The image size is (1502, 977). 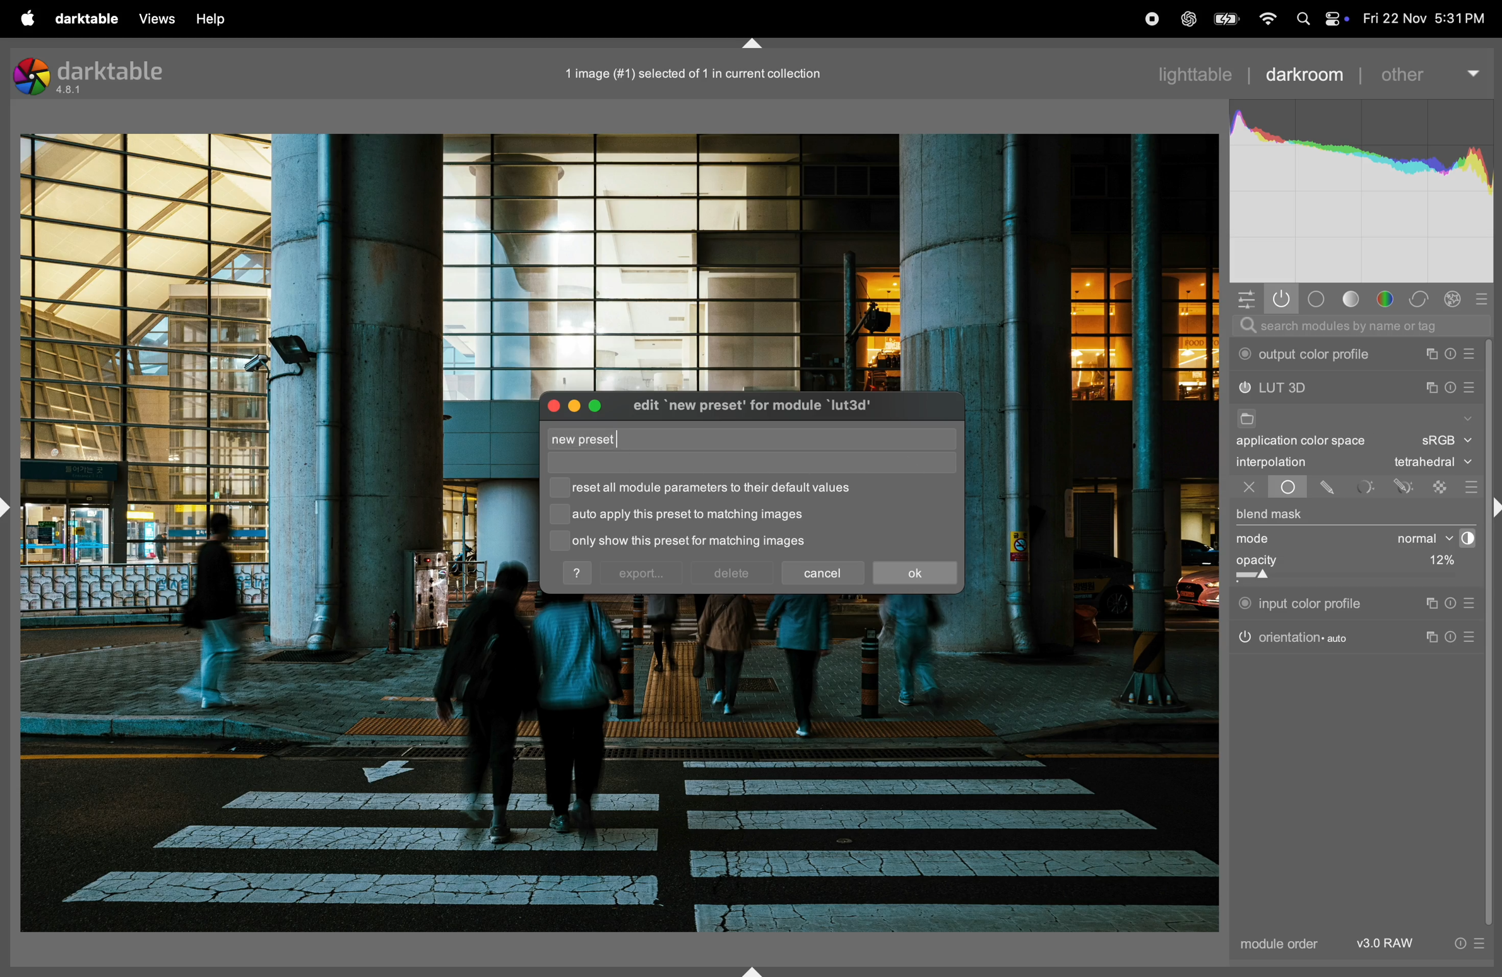 I want to click on image, so click(x=687, y=73).